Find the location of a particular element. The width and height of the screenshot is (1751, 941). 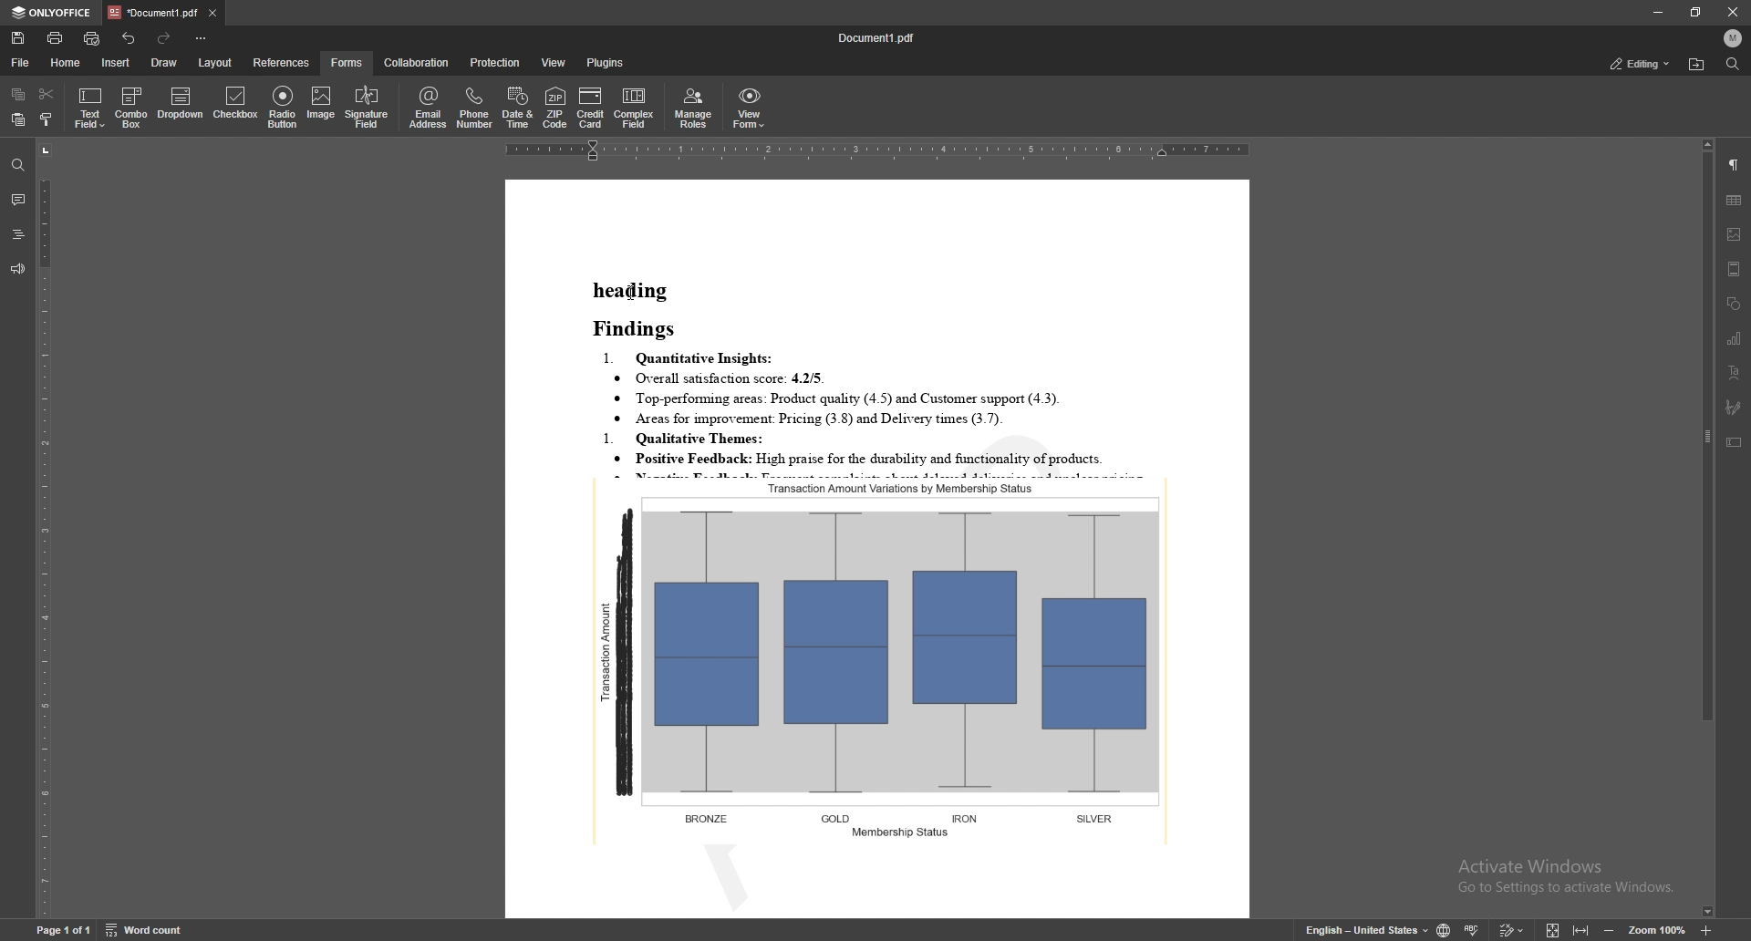

collaboration is located at coordinates (419, 61).